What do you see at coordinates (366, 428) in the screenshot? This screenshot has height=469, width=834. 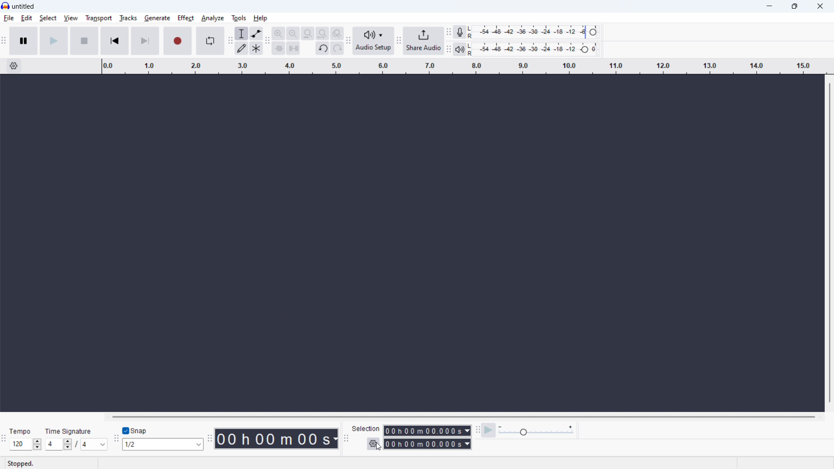 I see `selection` at bounding box center [366, 428].